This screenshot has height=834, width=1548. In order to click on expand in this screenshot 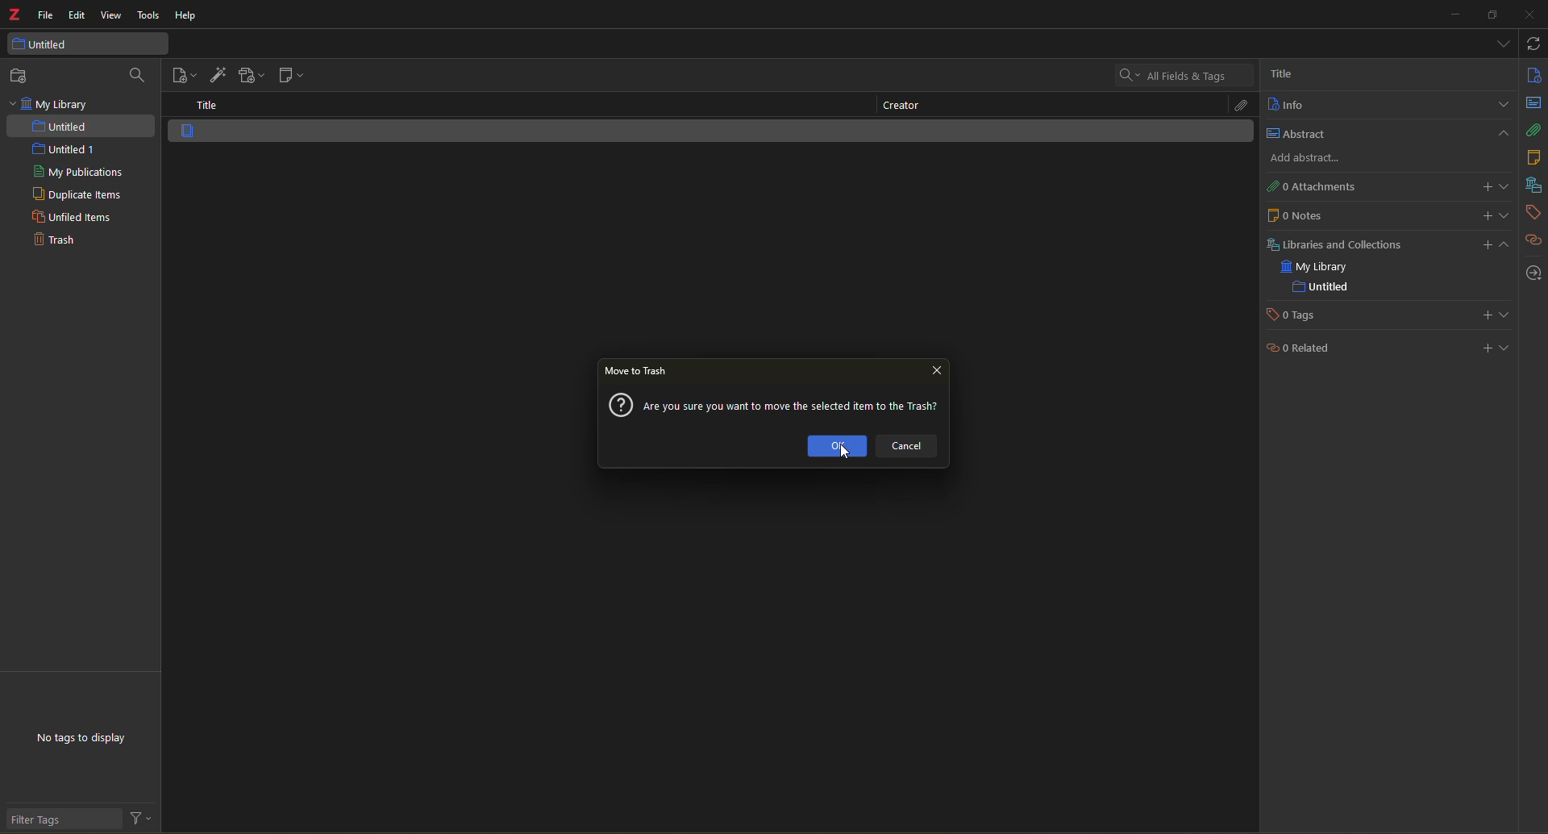, I will do `click(1508, 347)`.